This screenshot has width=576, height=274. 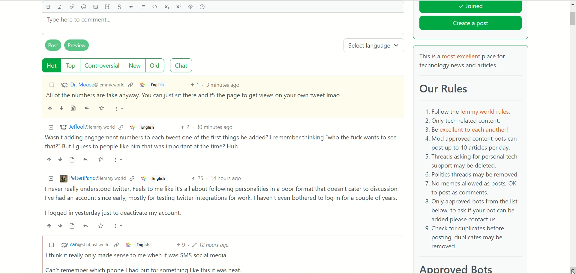 What do you see at coordinates (84, 7) in the screenshot?
I see `emoji` at bounding box center [84, 7].